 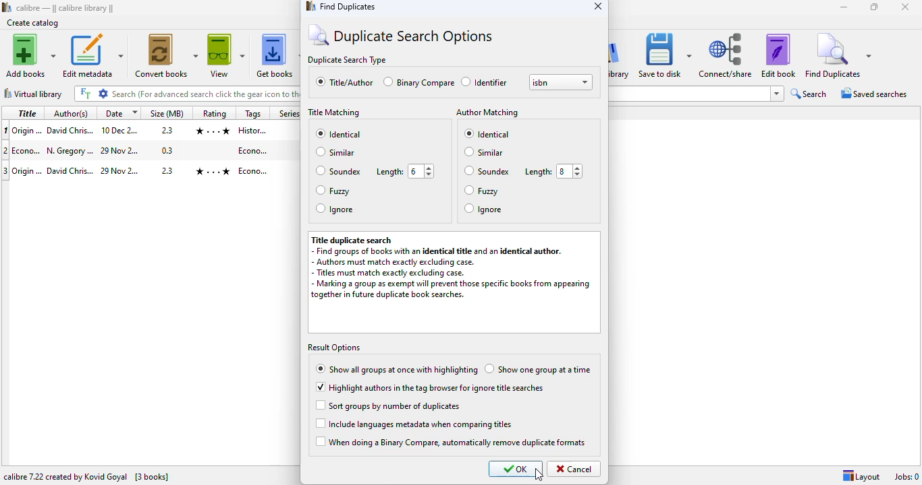 I want to click on include languages metadata when comparing titles, so click(x=414, y=423).